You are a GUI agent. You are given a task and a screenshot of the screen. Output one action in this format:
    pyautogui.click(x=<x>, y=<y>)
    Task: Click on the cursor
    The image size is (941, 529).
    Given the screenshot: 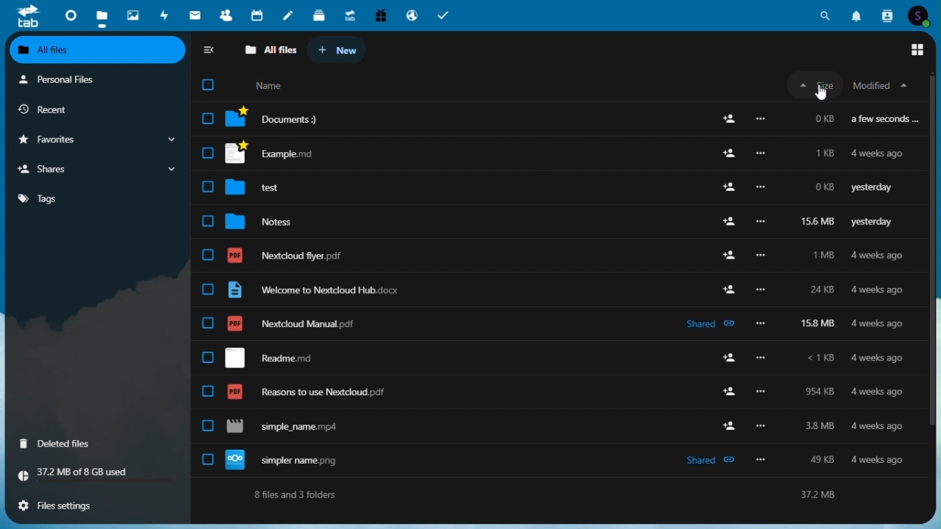 What is the action you would take?
    pyautogui.click(x=825, y=93)
    